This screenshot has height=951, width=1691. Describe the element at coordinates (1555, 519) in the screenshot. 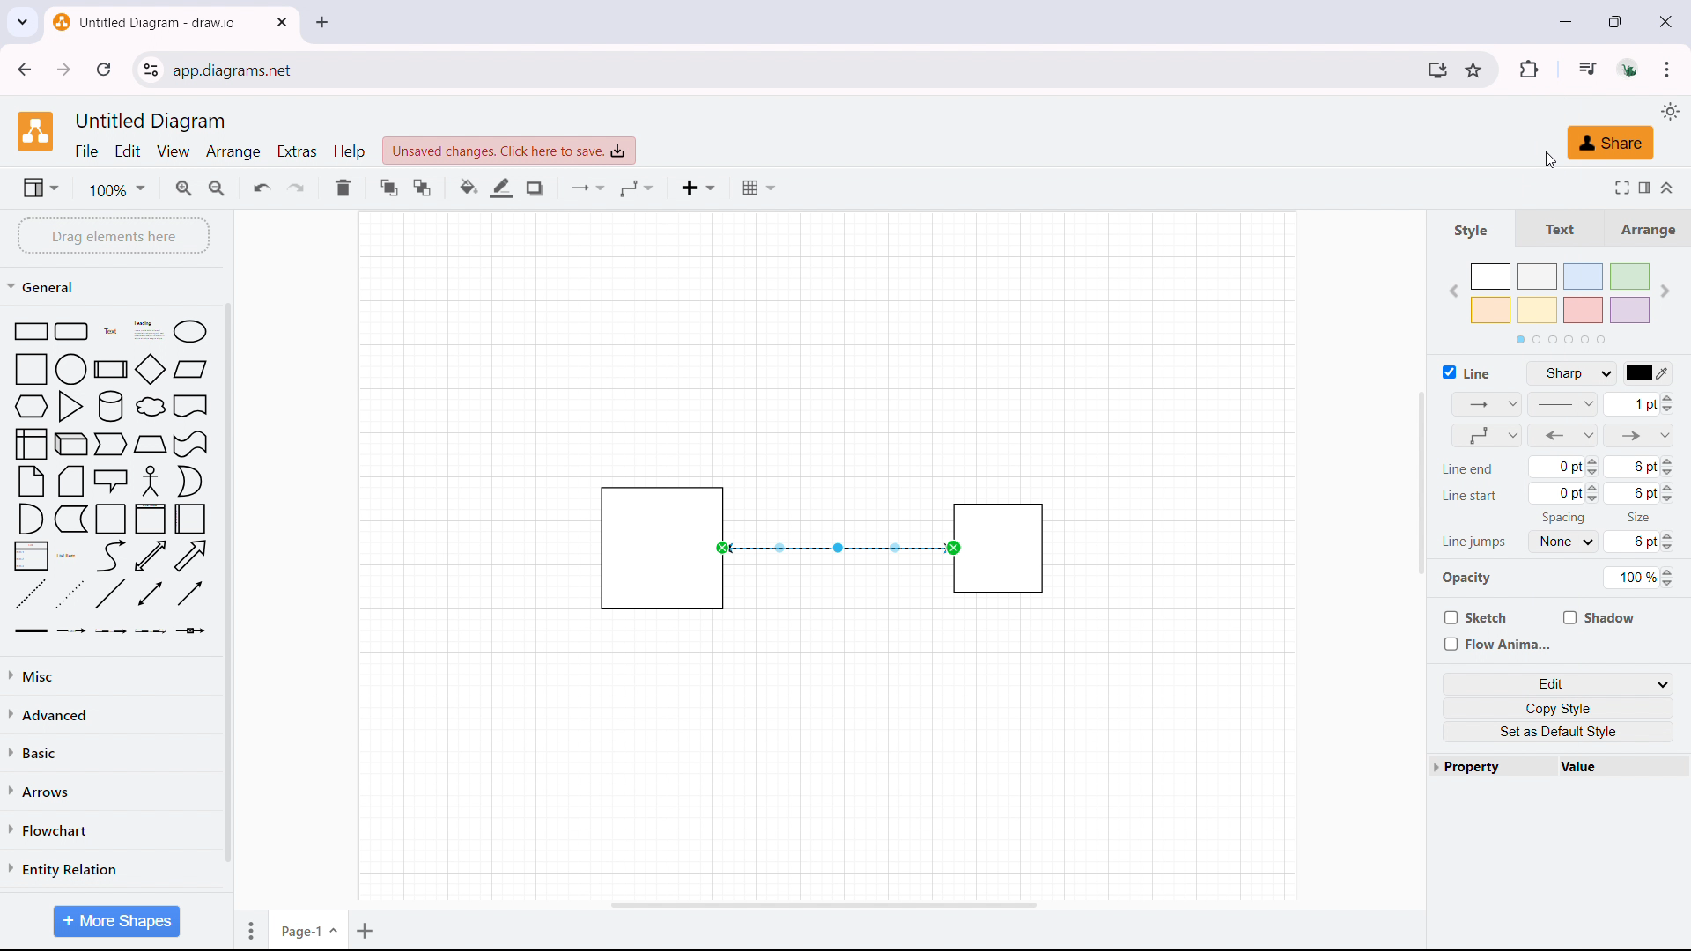

I see `Spacing` at that location.